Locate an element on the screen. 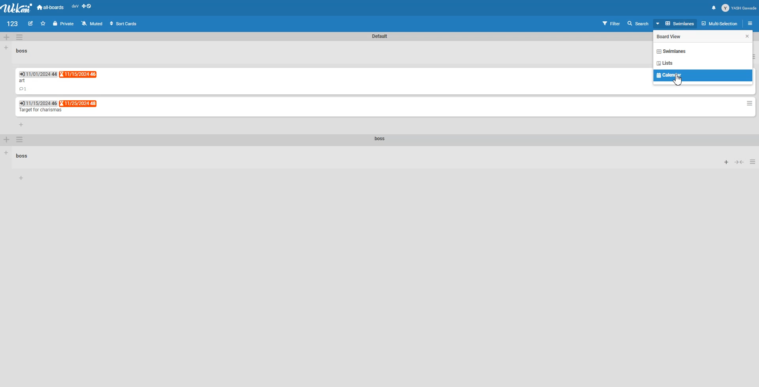  Search is located at coordinates (639, 23).